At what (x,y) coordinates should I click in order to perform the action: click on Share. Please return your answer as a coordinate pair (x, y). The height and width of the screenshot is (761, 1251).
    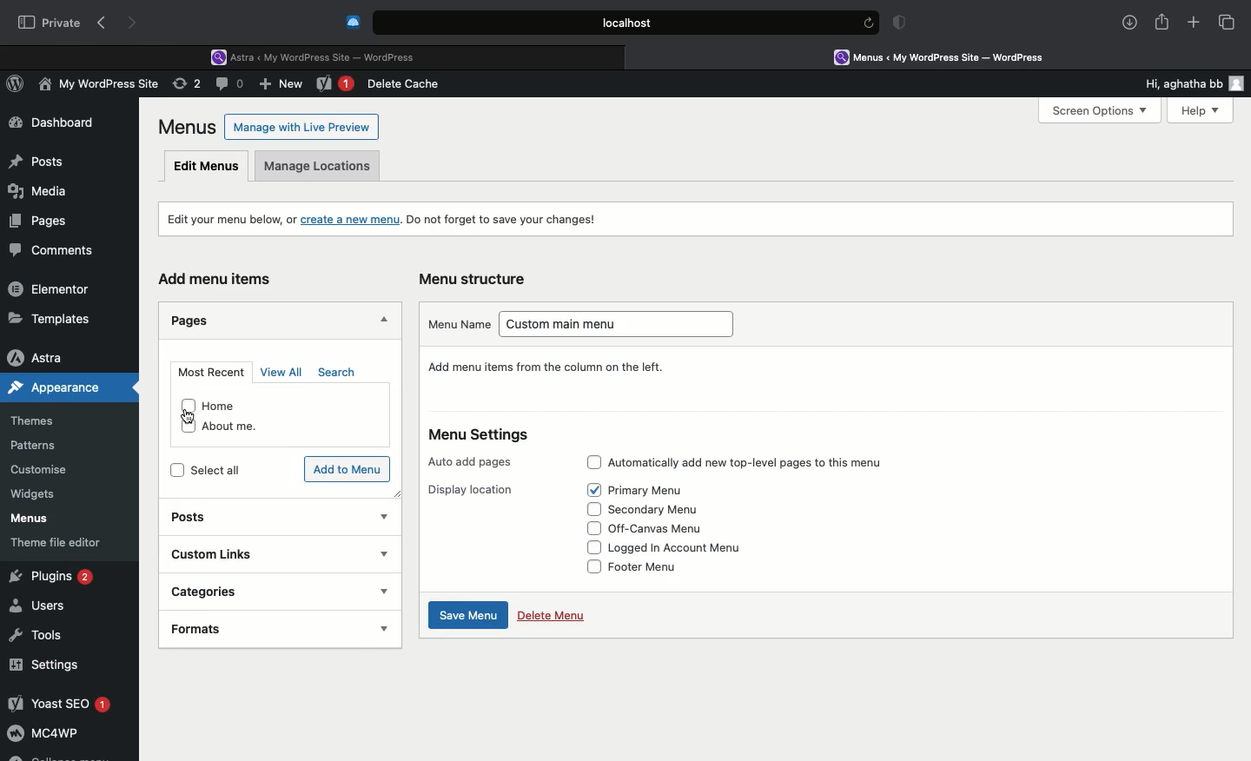
    Looking at the image, I should click on (1162, 23).